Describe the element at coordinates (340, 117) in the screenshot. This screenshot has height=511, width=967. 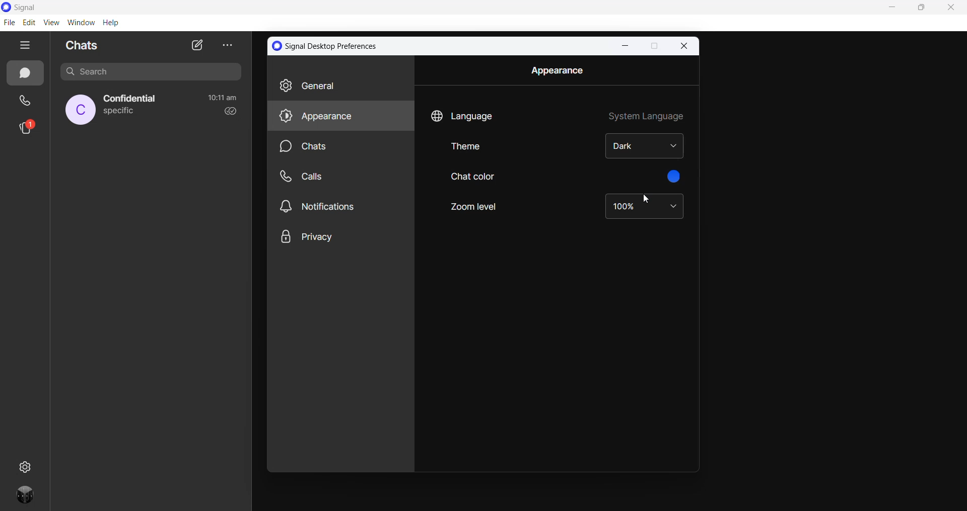
I see `appearance` at that location.